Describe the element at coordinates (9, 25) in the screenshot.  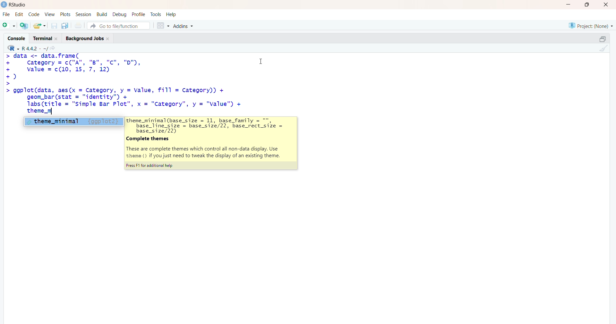
I see `new file` at that location.